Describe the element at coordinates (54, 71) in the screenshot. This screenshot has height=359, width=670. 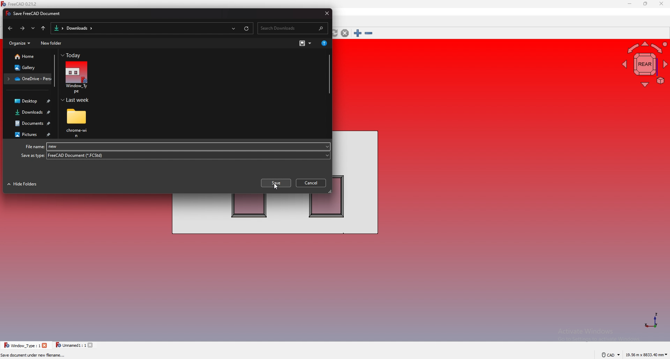
I see `scroll bar` at that location.